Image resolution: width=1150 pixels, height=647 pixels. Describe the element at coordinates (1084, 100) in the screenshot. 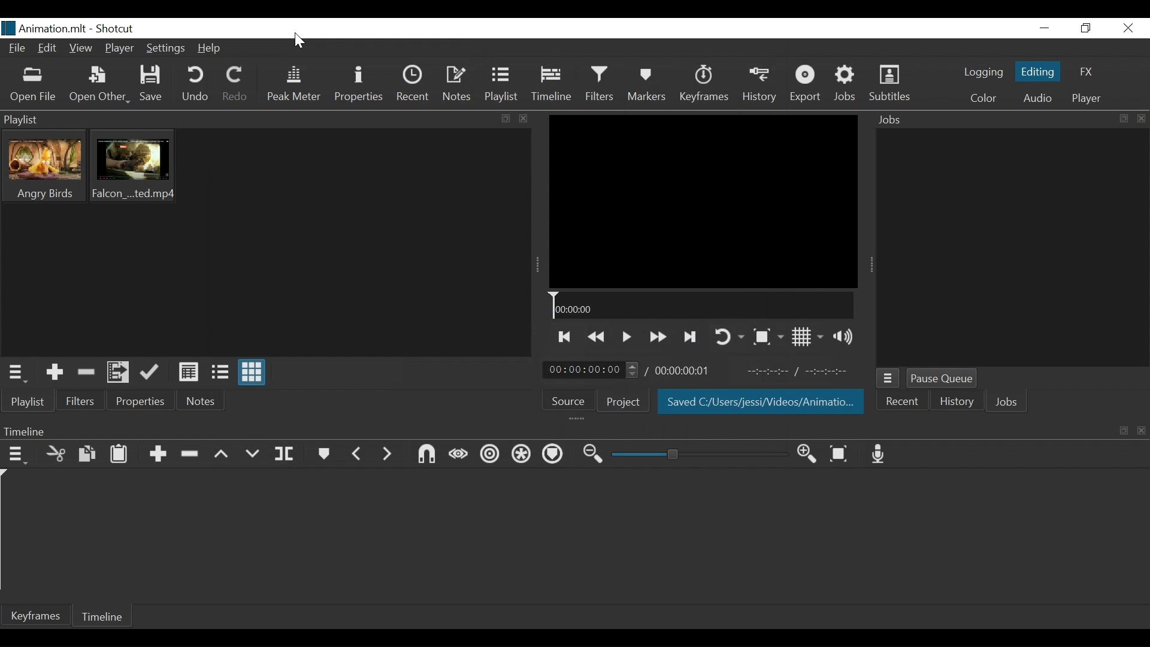

I see `Player` at that location.